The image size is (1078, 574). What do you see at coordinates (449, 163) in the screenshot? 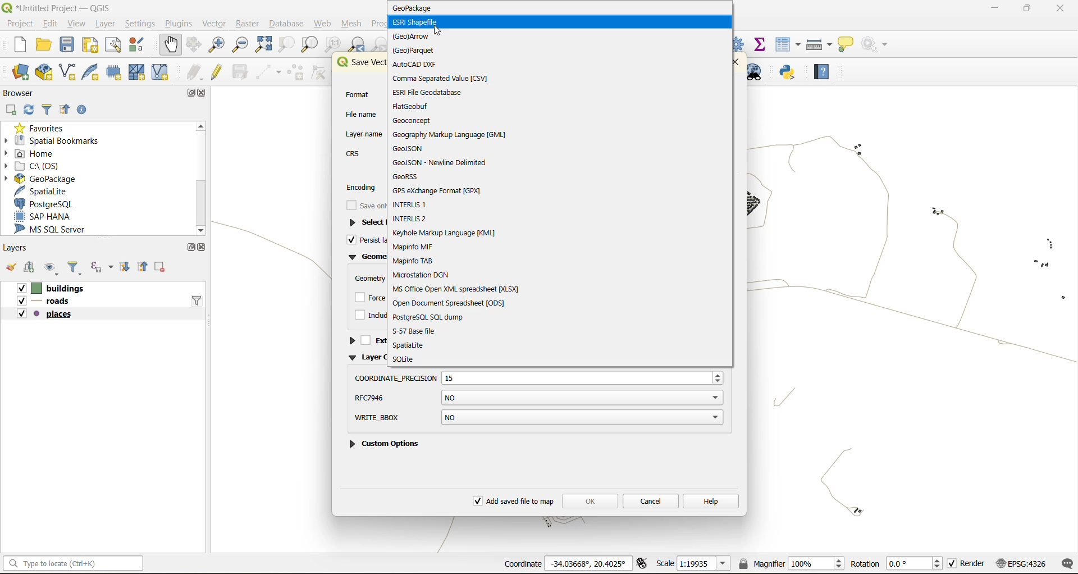
I see `geojson new` at bounding box center [449, 163].